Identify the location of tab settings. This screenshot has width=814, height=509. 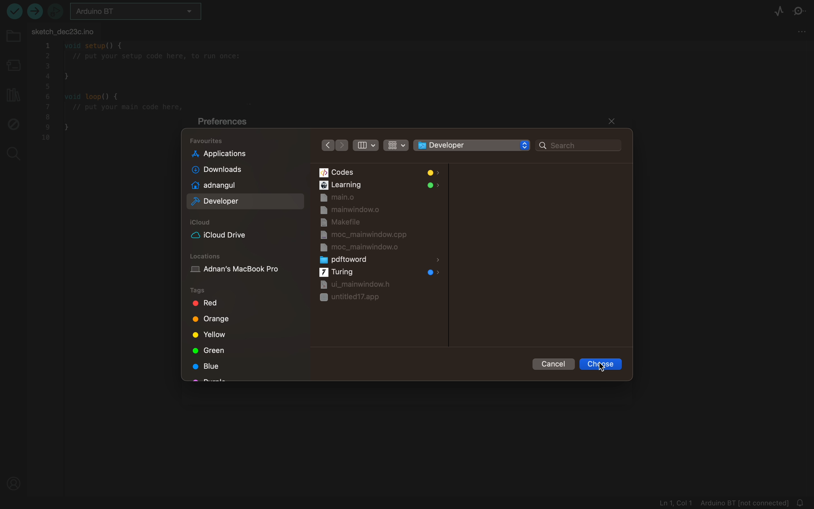
(800, 34).